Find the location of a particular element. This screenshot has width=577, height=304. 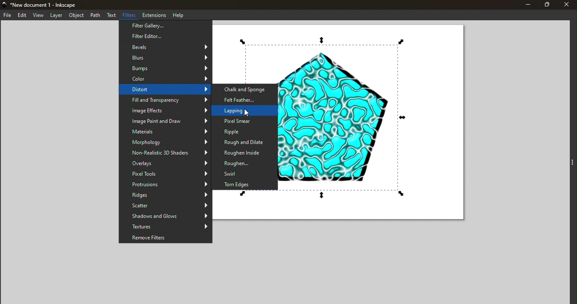

Rough and Dilate is located at coordinates (245, 143).